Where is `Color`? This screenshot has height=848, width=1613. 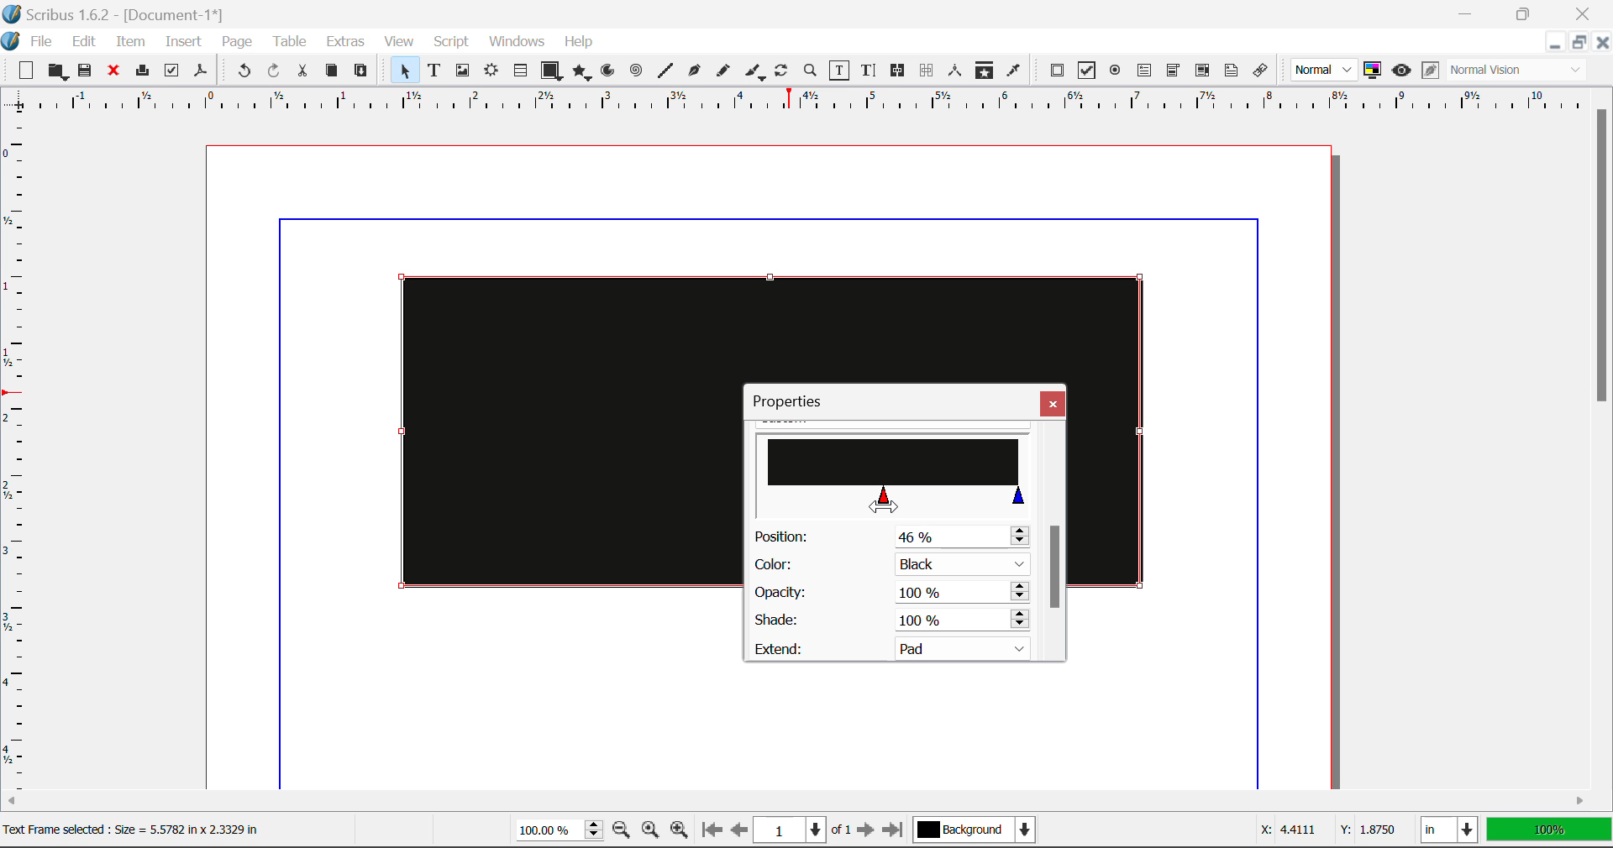
Color is located at coordinates (889, 565).